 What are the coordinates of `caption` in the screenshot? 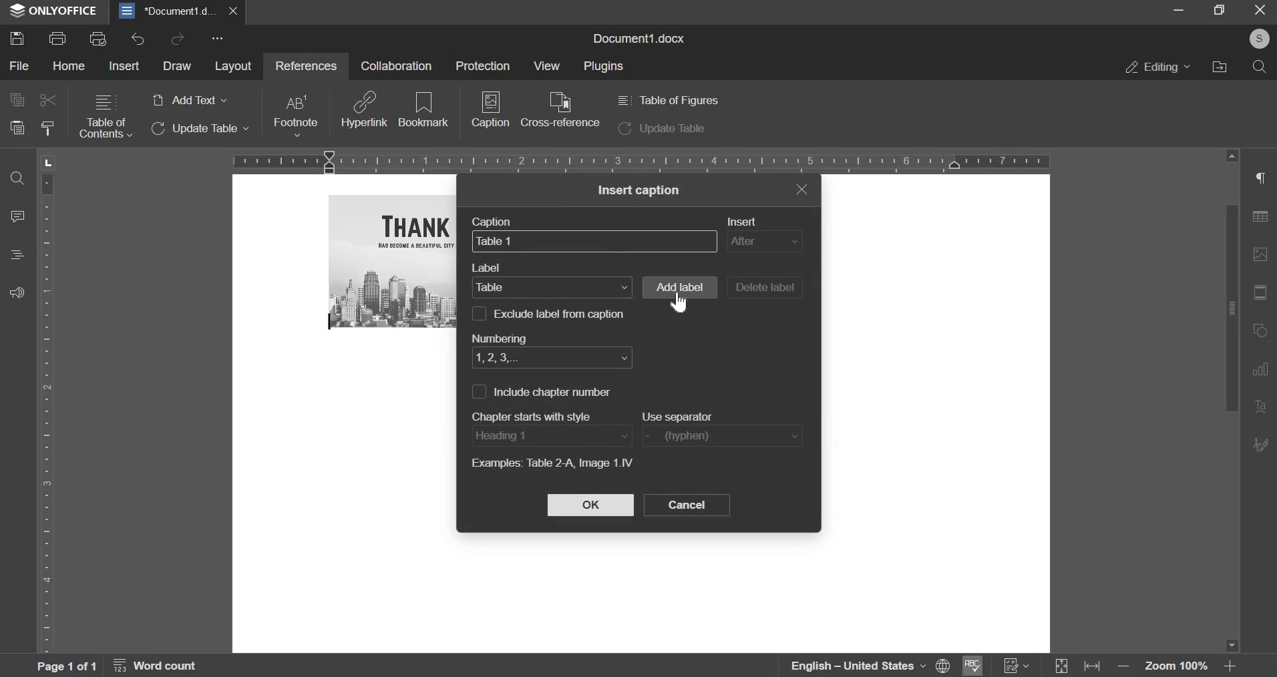 It's located at (497, 221).